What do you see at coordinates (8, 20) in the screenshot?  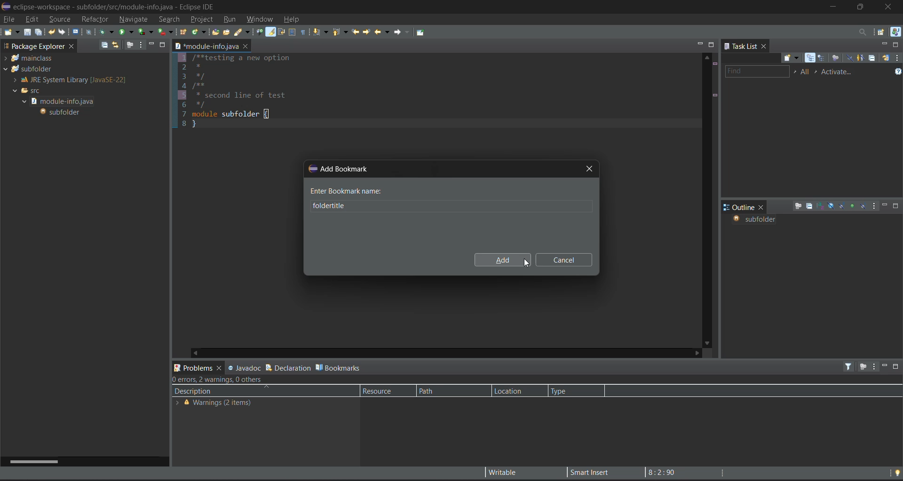 I see `file` at bounding box center [8, 20].